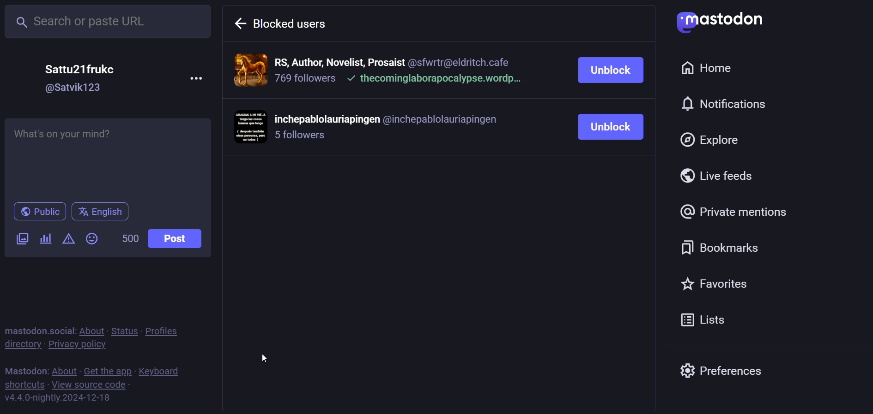  What do you see at coordinates (109, 158) in the screenshot?
I see `whats on your mind` at bounding box center [109, 158].